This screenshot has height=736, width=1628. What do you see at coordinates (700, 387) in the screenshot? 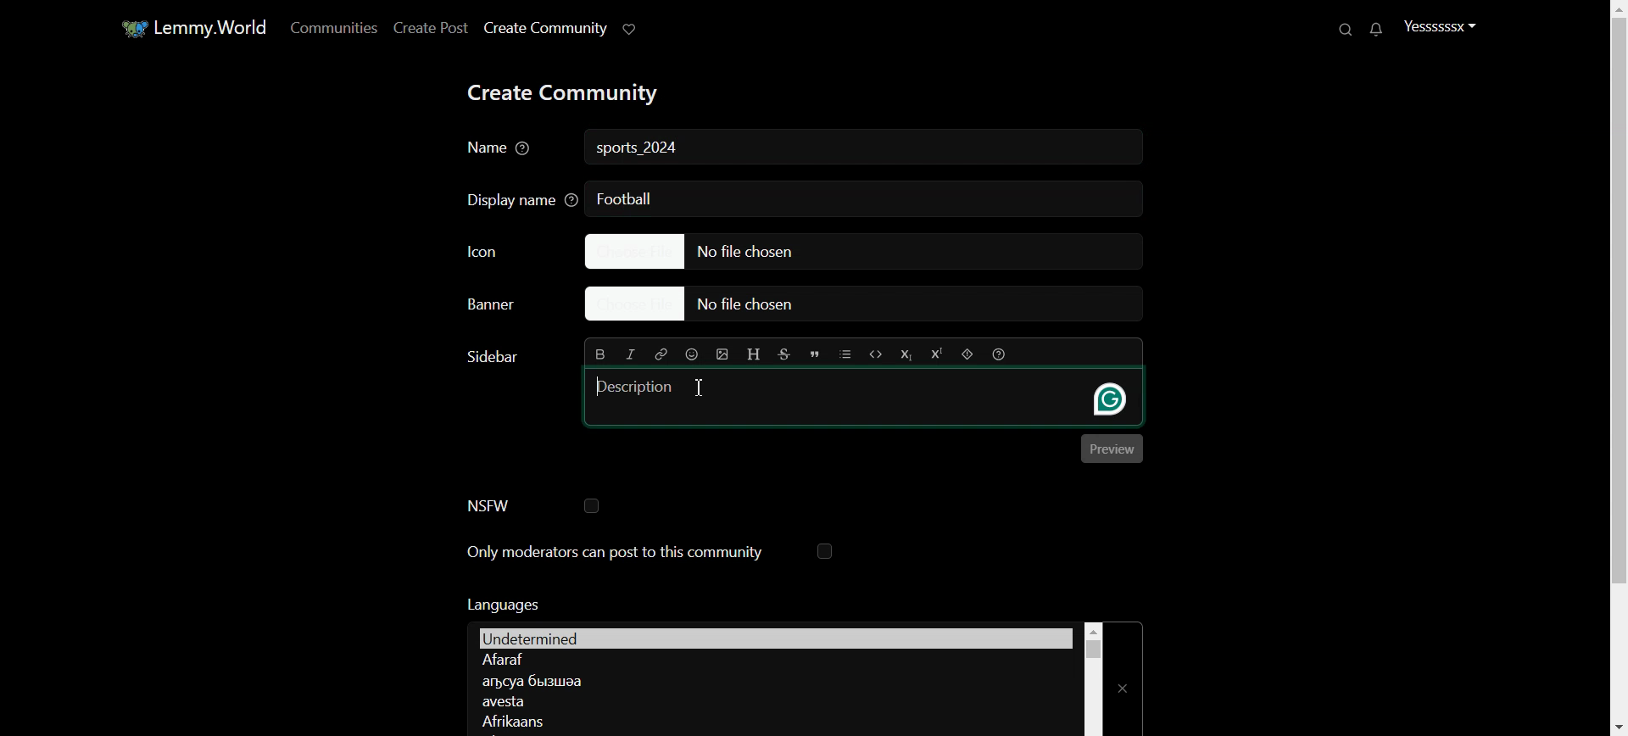
I see `Text Cursor` at bounding box center [700, 387].